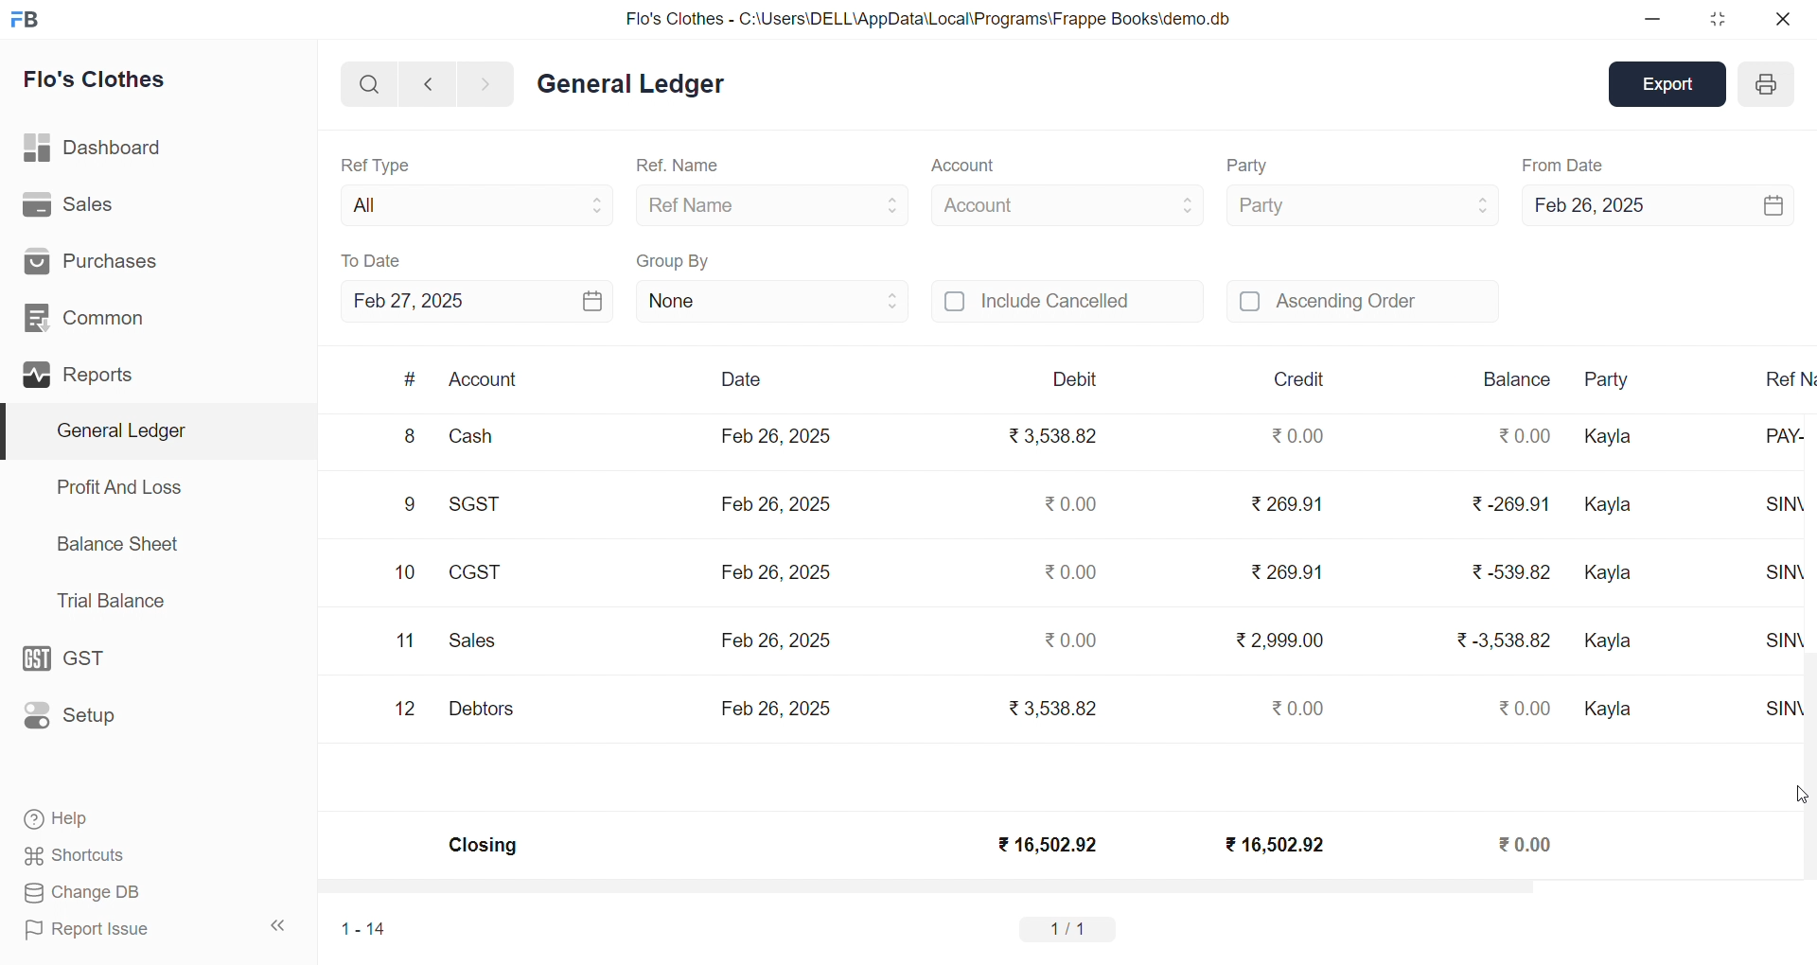  Describe the element at coordinates (1517, 379) in the screenshot. I see `Balance` at that location.